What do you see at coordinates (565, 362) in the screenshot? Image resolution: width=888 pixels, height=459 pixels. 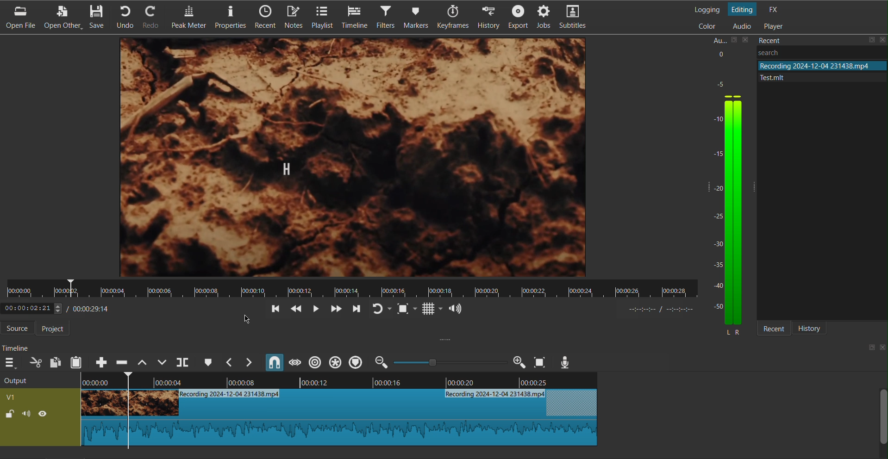 I see `Mic` at bounding box center [565, 362].